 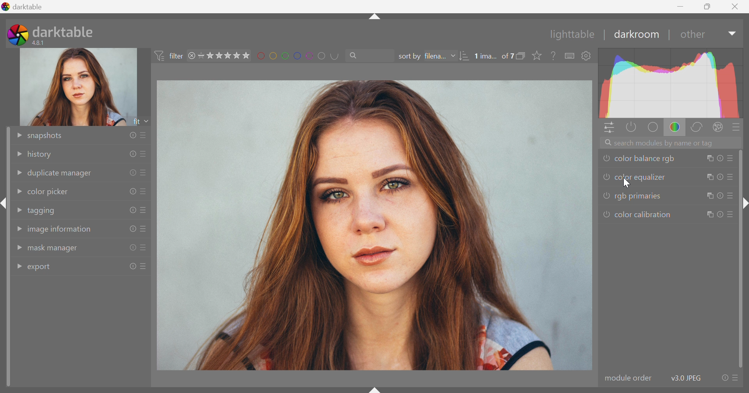 I want to click on shift+ctrl+r, so click(x=744, y=204).